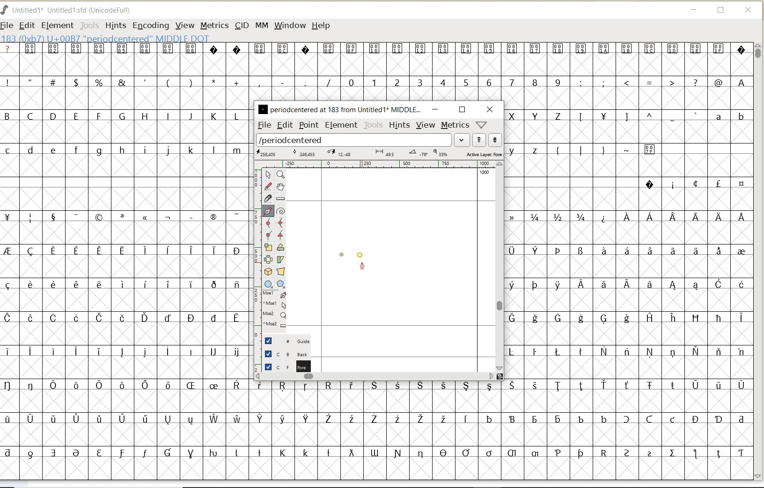 Image resolution: width=764 pixels, height=488 pixels. I want to click on special characters, so click(630, 292).